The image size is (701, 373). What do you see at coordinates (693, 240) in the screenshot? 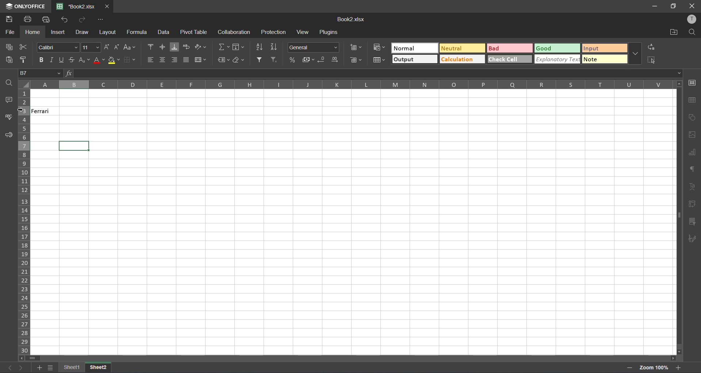
I see `signature` at bounding box center [693, 240].